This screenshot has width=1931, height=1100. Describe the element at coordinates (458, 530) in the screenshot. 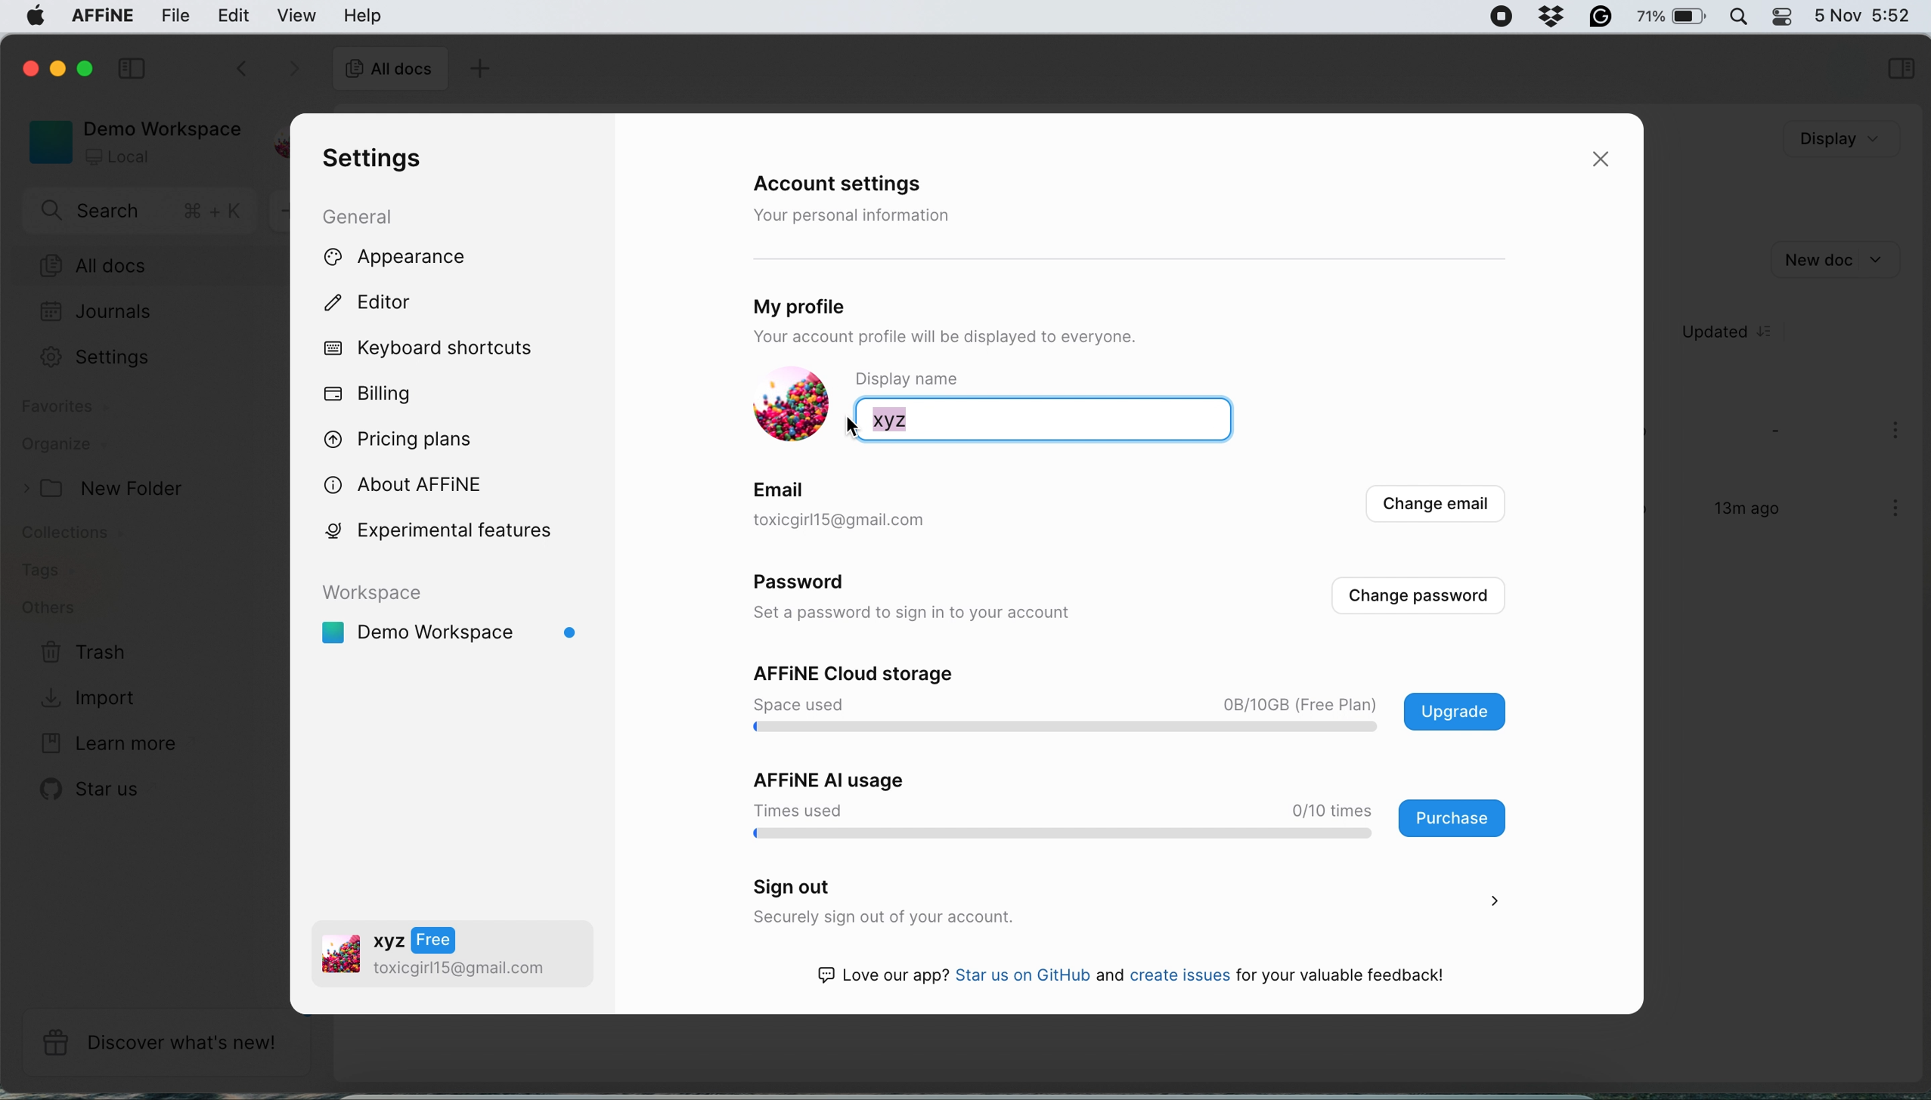

I see `experimental features` at that location.